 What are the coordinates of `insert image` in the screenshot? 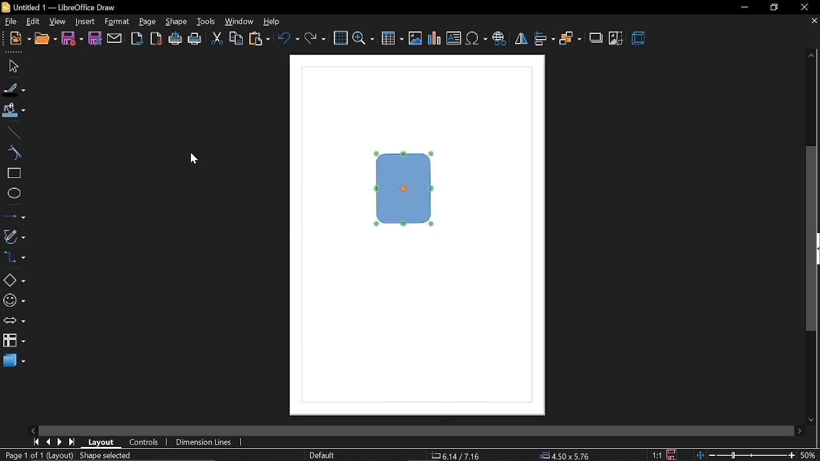 It's located at (414, 39).